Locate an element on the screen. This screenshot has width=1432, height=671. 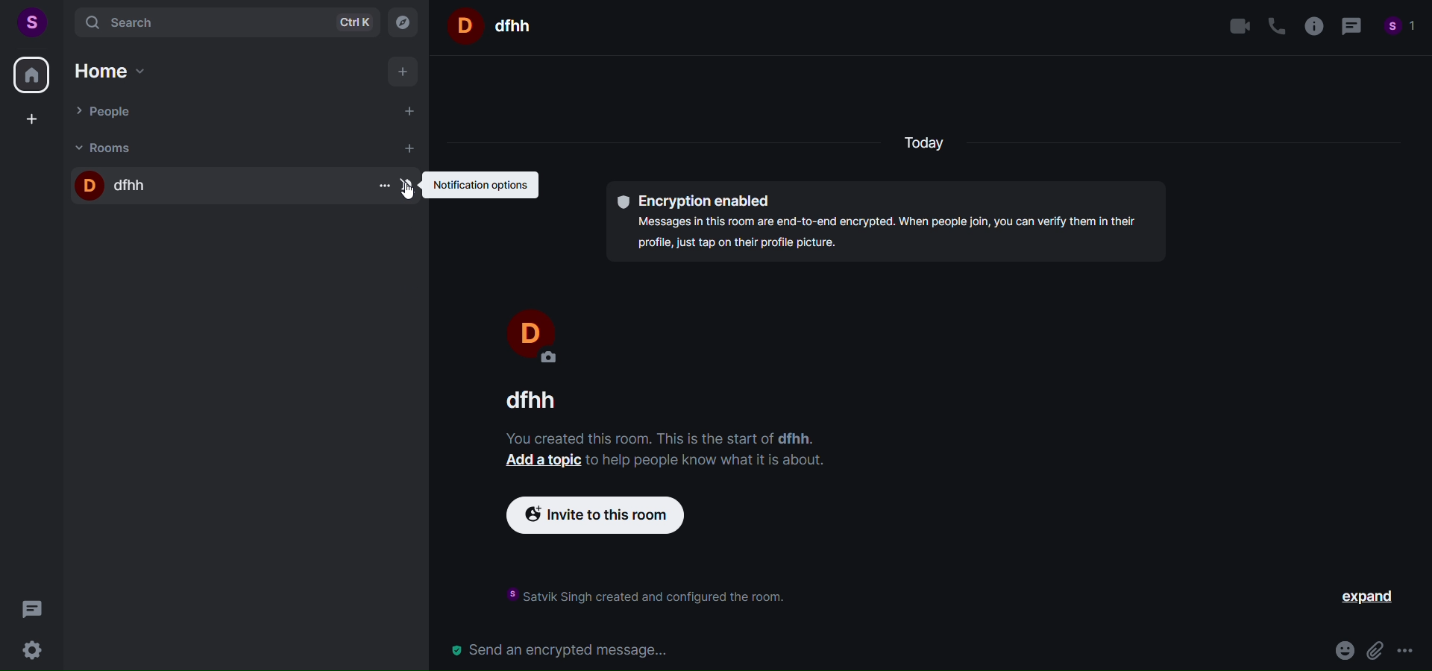
cursor is located at coordinates (407, 196).